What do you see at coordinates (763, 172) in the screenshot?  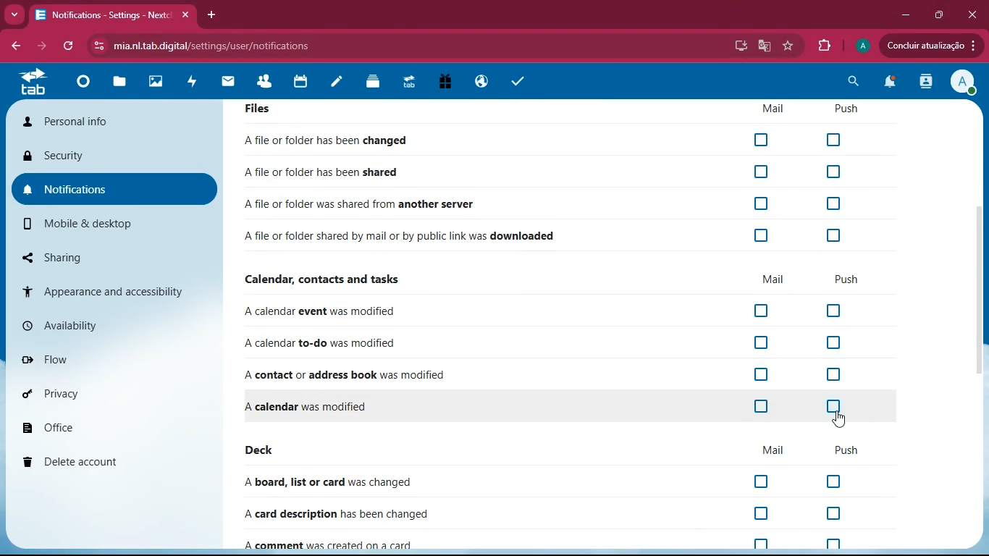 I see `Checkbox` at bounding box center [763, 172].